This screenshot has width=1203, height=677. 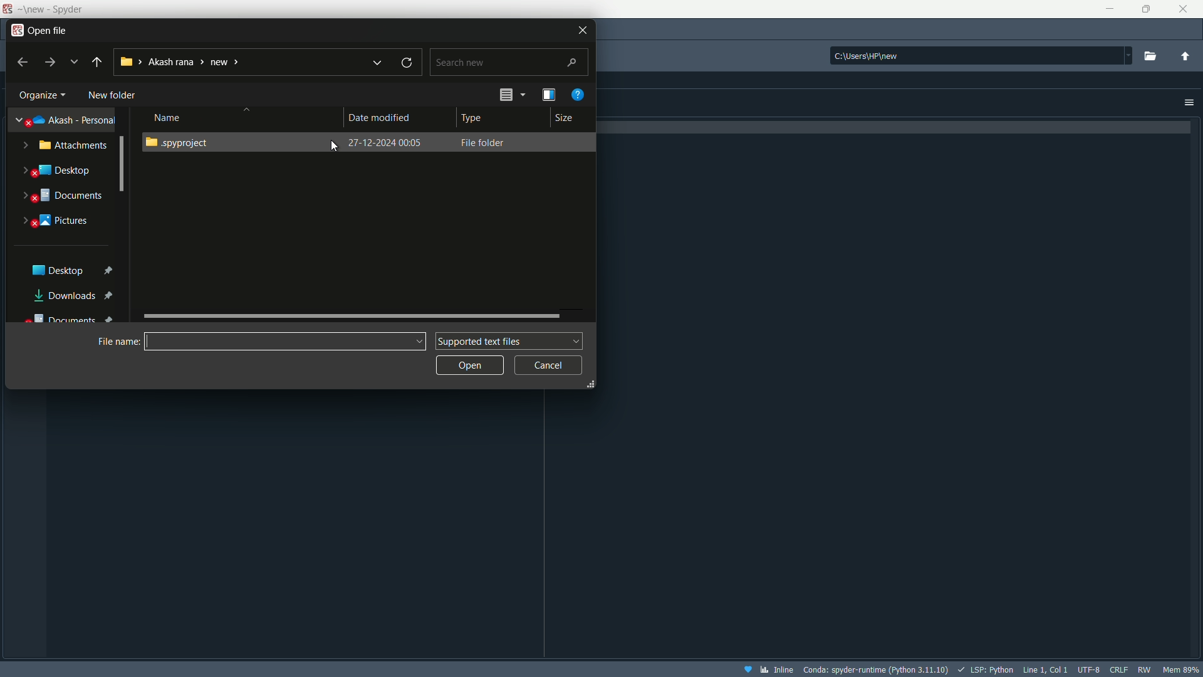 What do you see at coordinates (47, 63) in the screenshot?
I see `forward` at bounding box center [47, 63].